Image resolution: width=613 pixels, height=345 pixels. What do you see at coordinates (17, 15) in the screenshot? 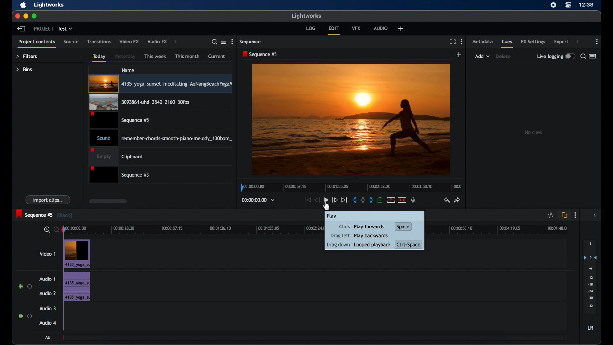
I see `close` at bounding box center [17, 15].